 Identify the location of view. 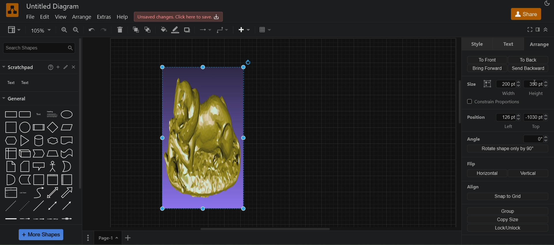
(60, 17).